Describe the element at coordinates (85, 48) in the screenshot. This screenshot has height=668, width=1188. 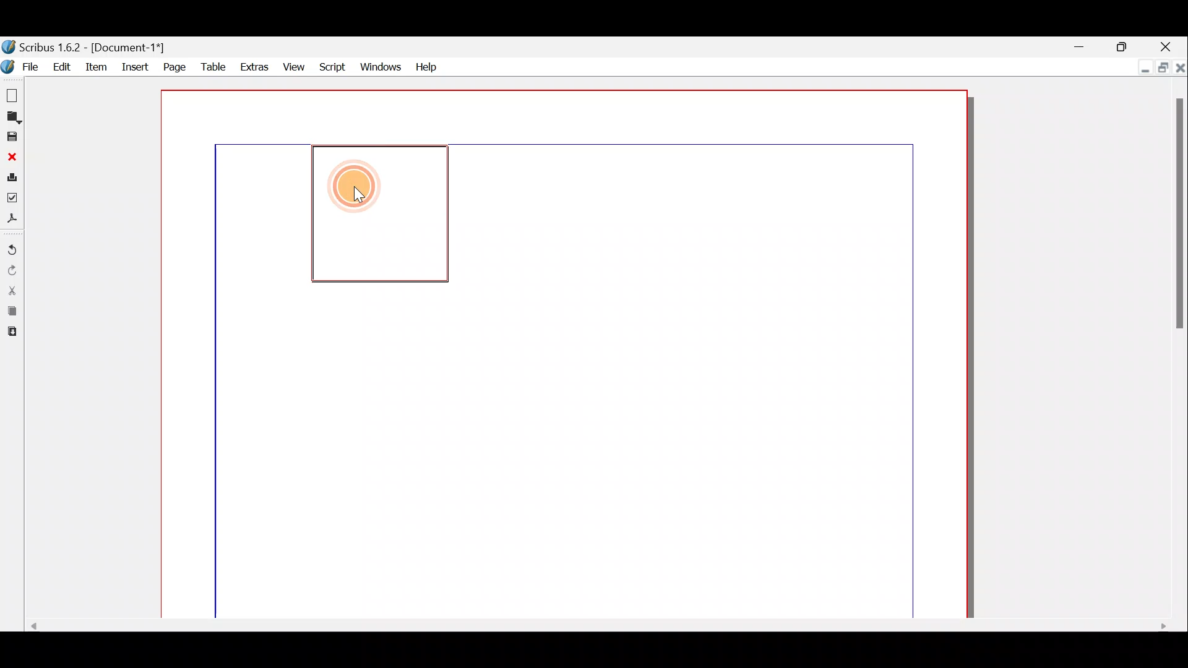
I see `Document name` at that location.